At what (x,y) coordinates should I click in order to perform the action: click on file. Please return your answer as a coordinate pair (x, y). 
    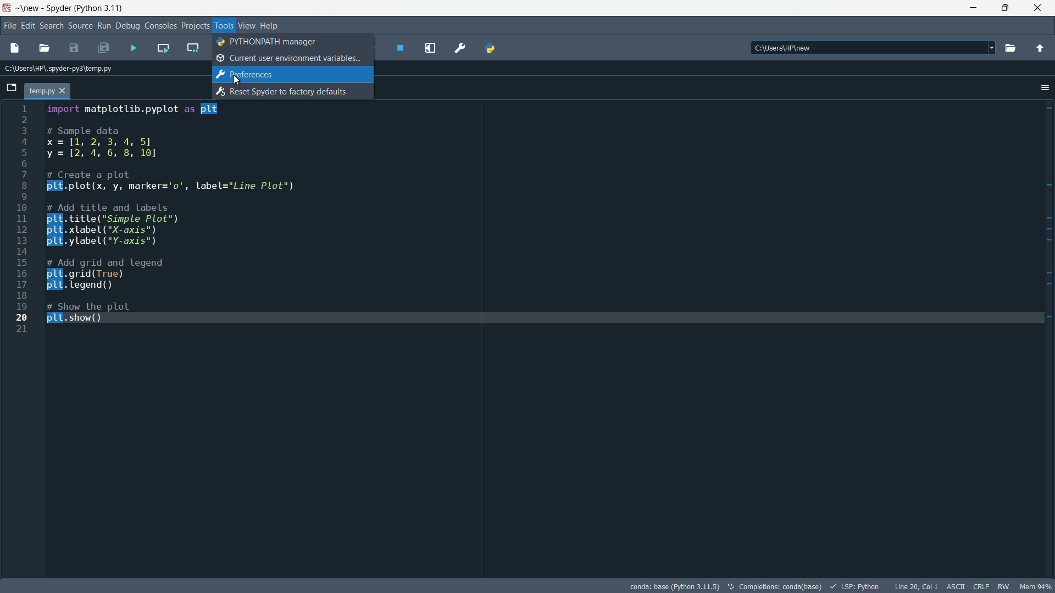
    Looking at the image, I should click on (9, 26).